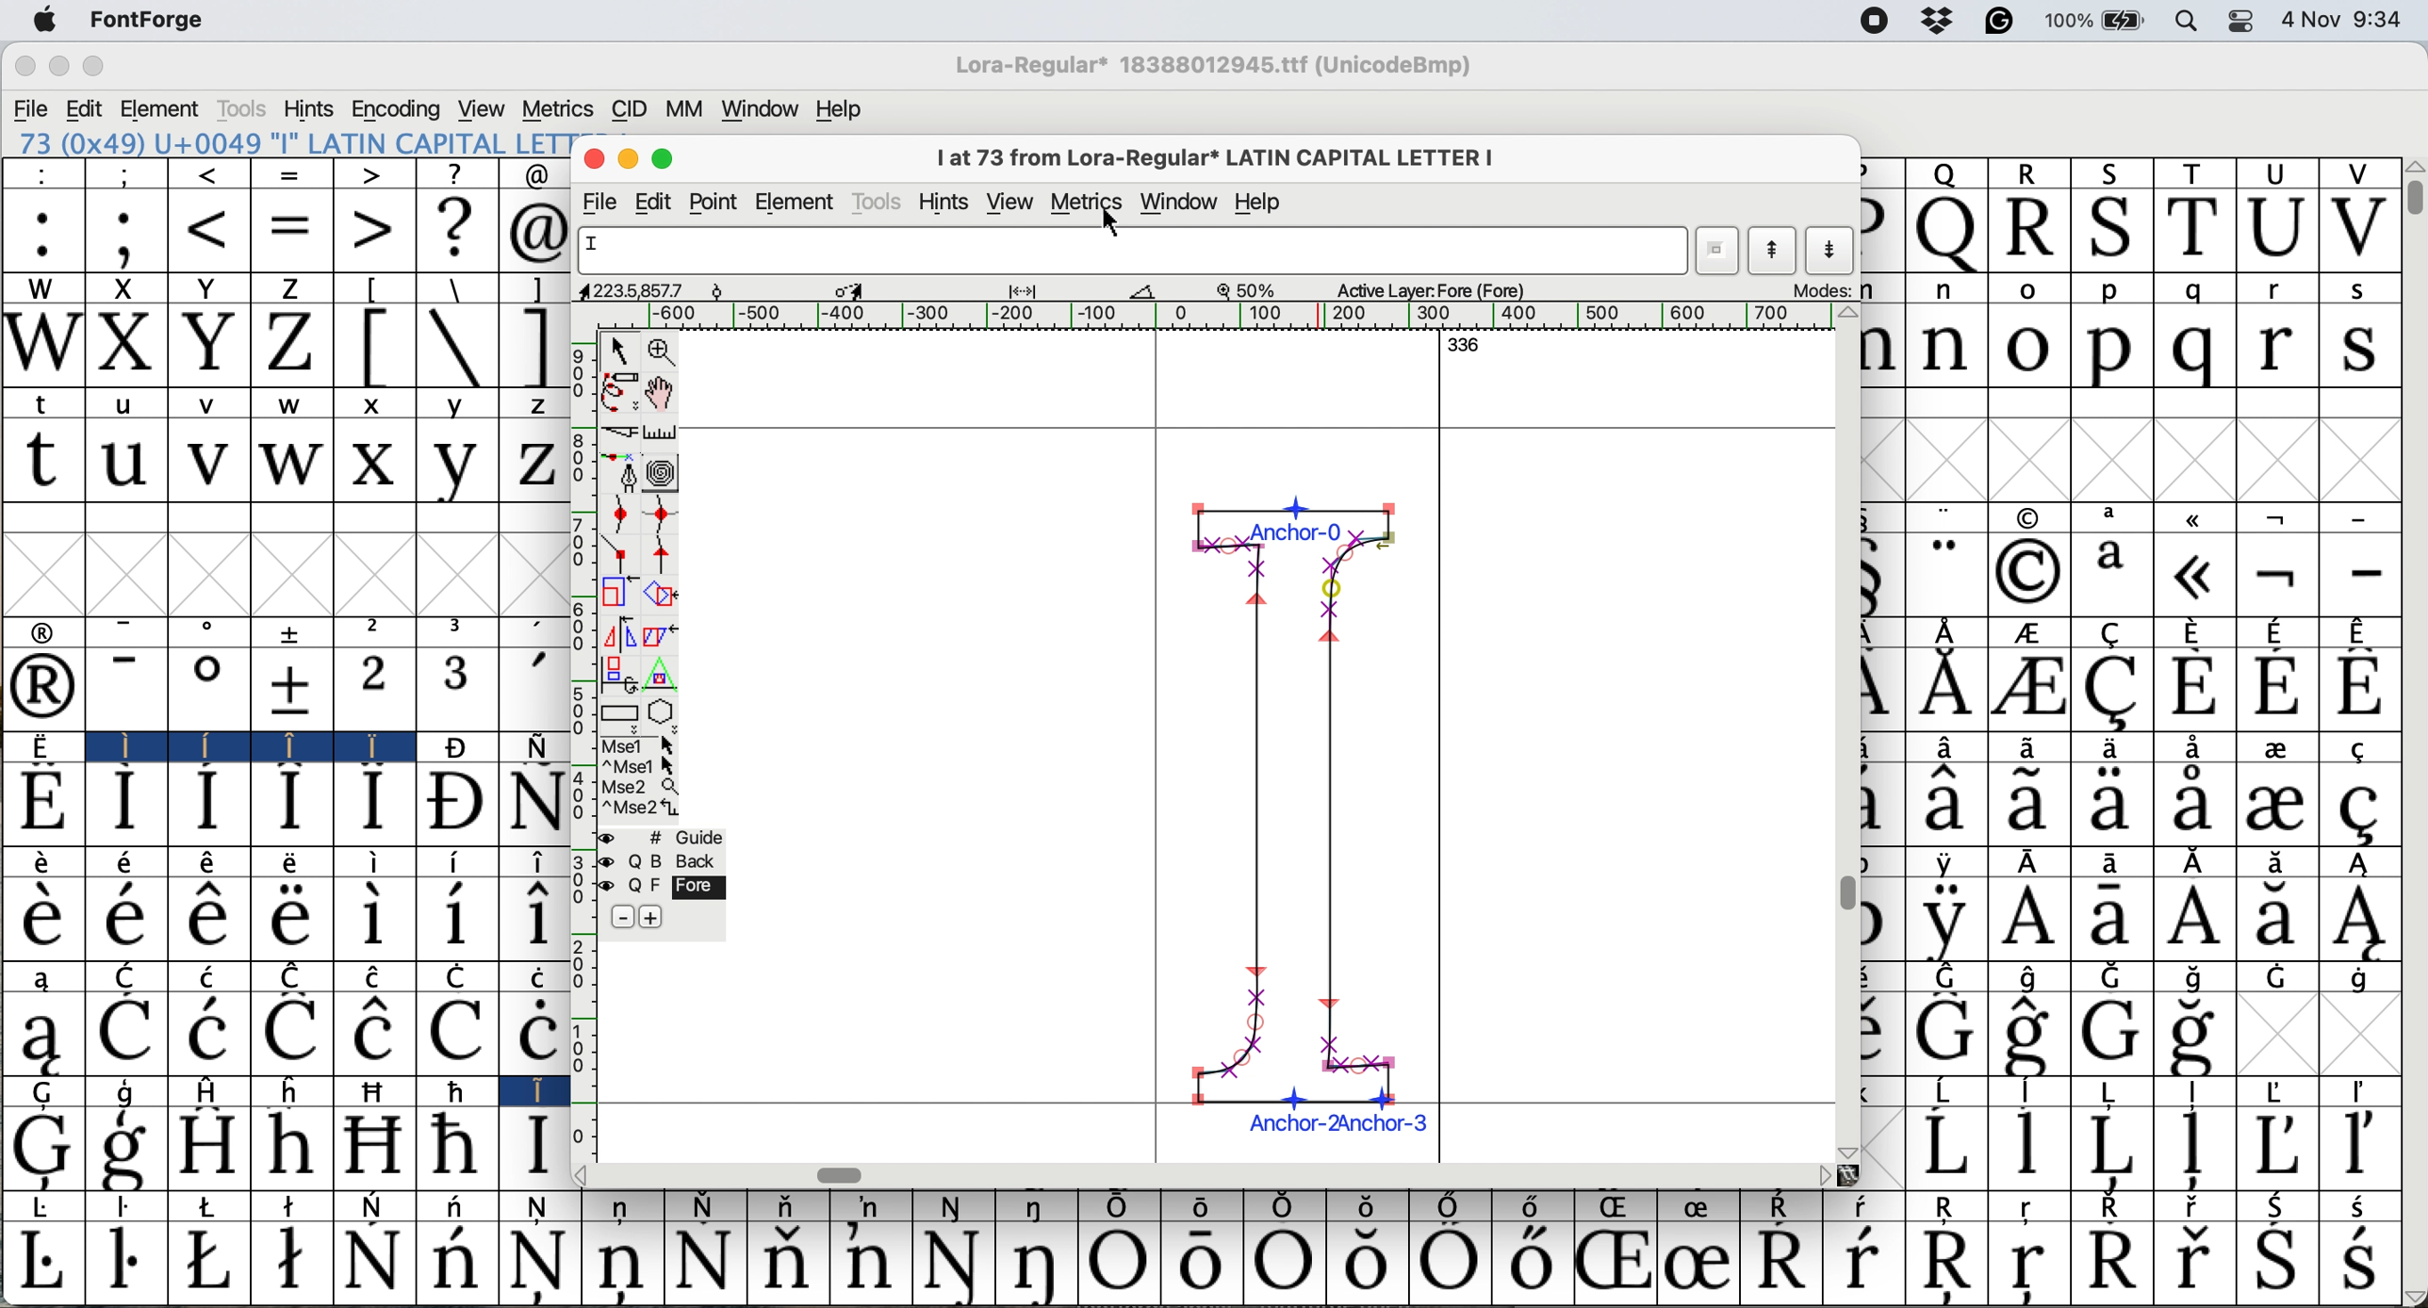  Describe the element at coordinates (1618, 1208) in the screenshot. I see `Symbol` at that location.